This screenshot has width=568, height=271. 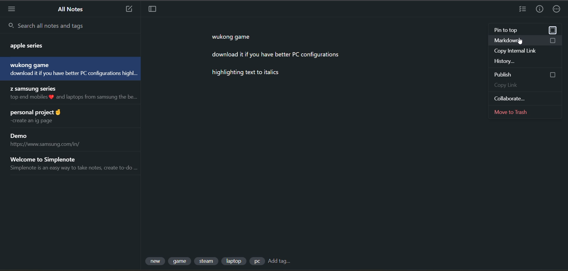 I want to click on note title and preview, so click(x=69, y=68).